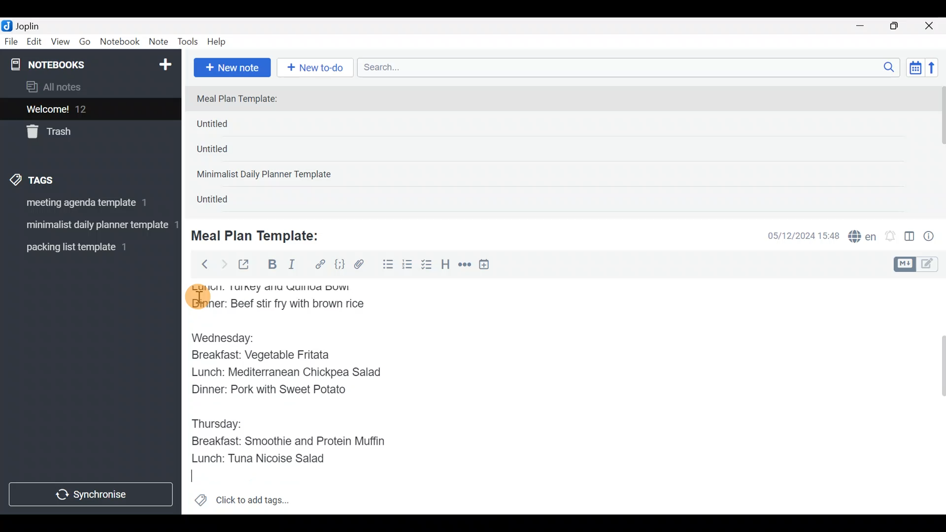 This screenshot has height=532, width=946. Describe the element at coordinates (936, 396) in the screenshot. I see `Scroll bar` at that location.